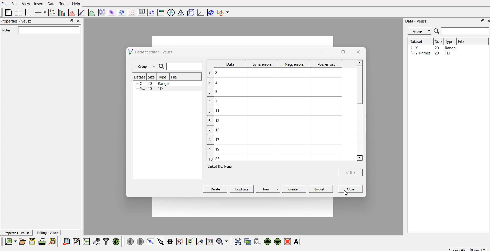  What do you see at coordinates (152, 52) in the screenshot?
I see `N \/ Dataset editor - Veusz` at bounding box center [152, 52].